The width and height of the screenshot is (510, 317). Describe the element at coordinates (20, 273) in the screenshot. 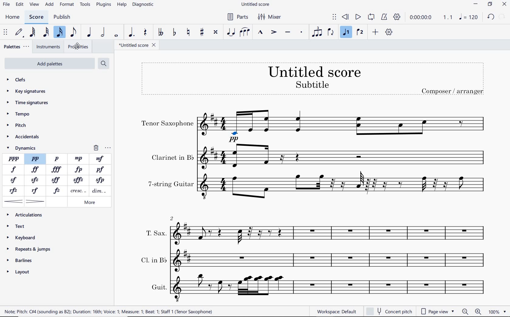

I see `LAYOUT` at that location.